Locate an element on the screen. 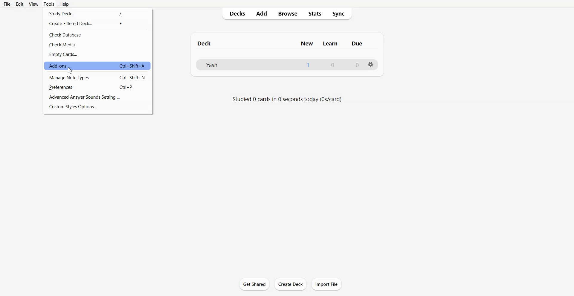 The image size is (574, 296). Create Filtered Deck is located at coordinates (98, 24).